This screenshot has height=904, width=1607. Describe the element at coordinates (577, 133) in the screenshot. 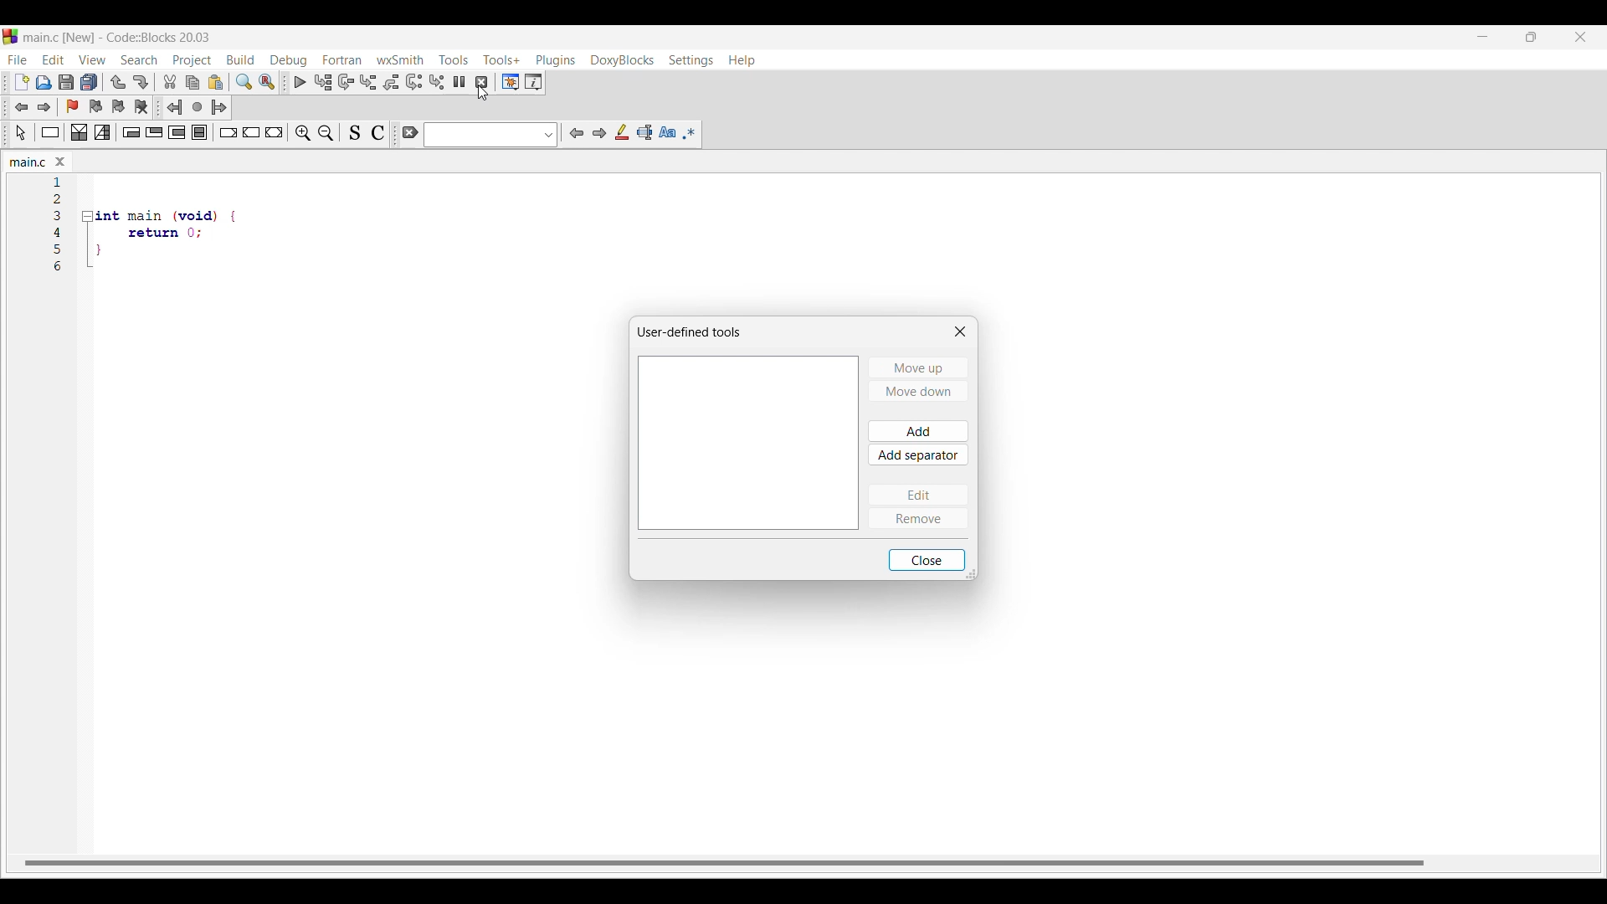

I see `Previous` at that location.